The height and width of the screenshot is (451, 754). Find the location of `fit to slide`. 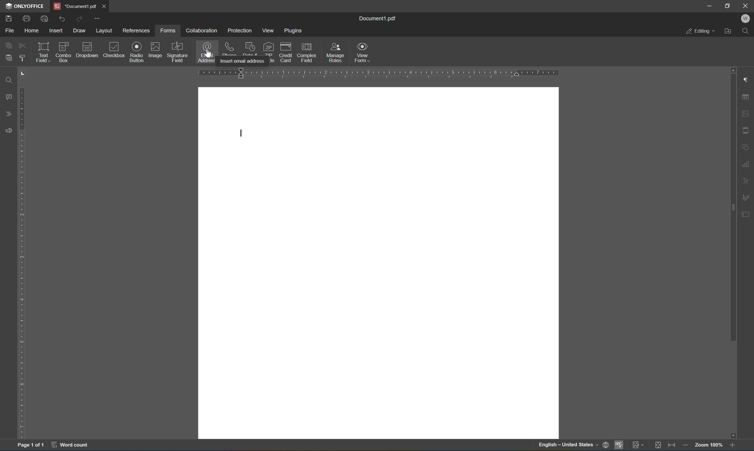

fit to slide is located at coordinates (657, 444).